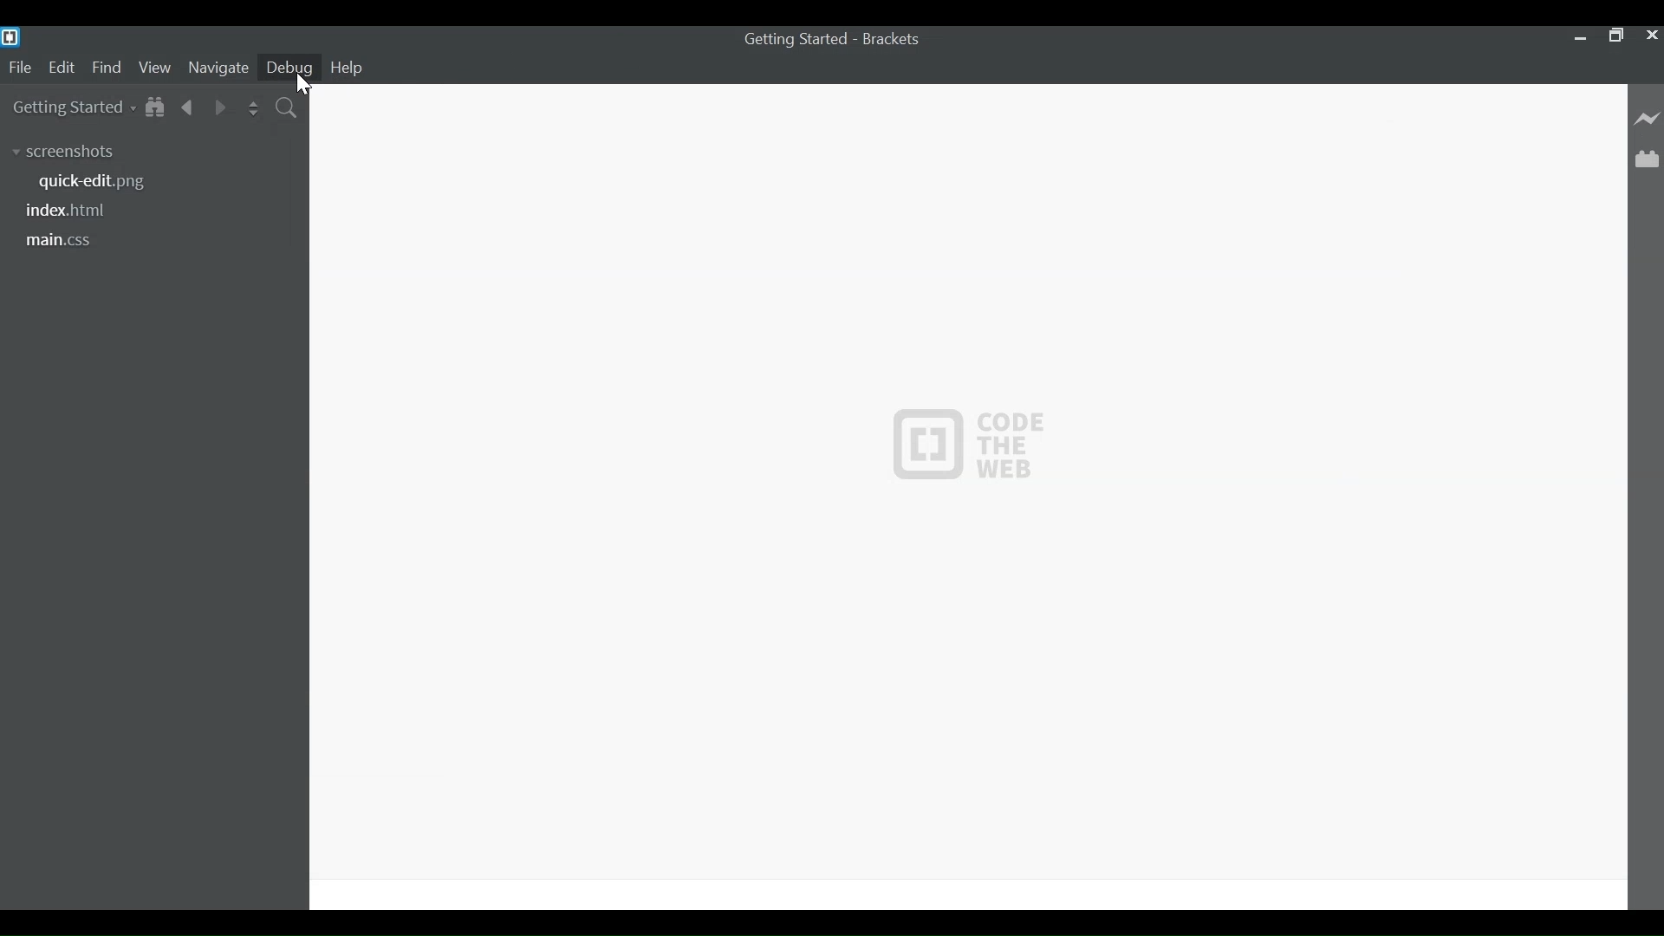 Image resolution: width=1664 pixels, height=936 pixels. What do you see at coordinates (61, 241) in the screenshot?
I see `main.css file` at bounding box center [61, 241].